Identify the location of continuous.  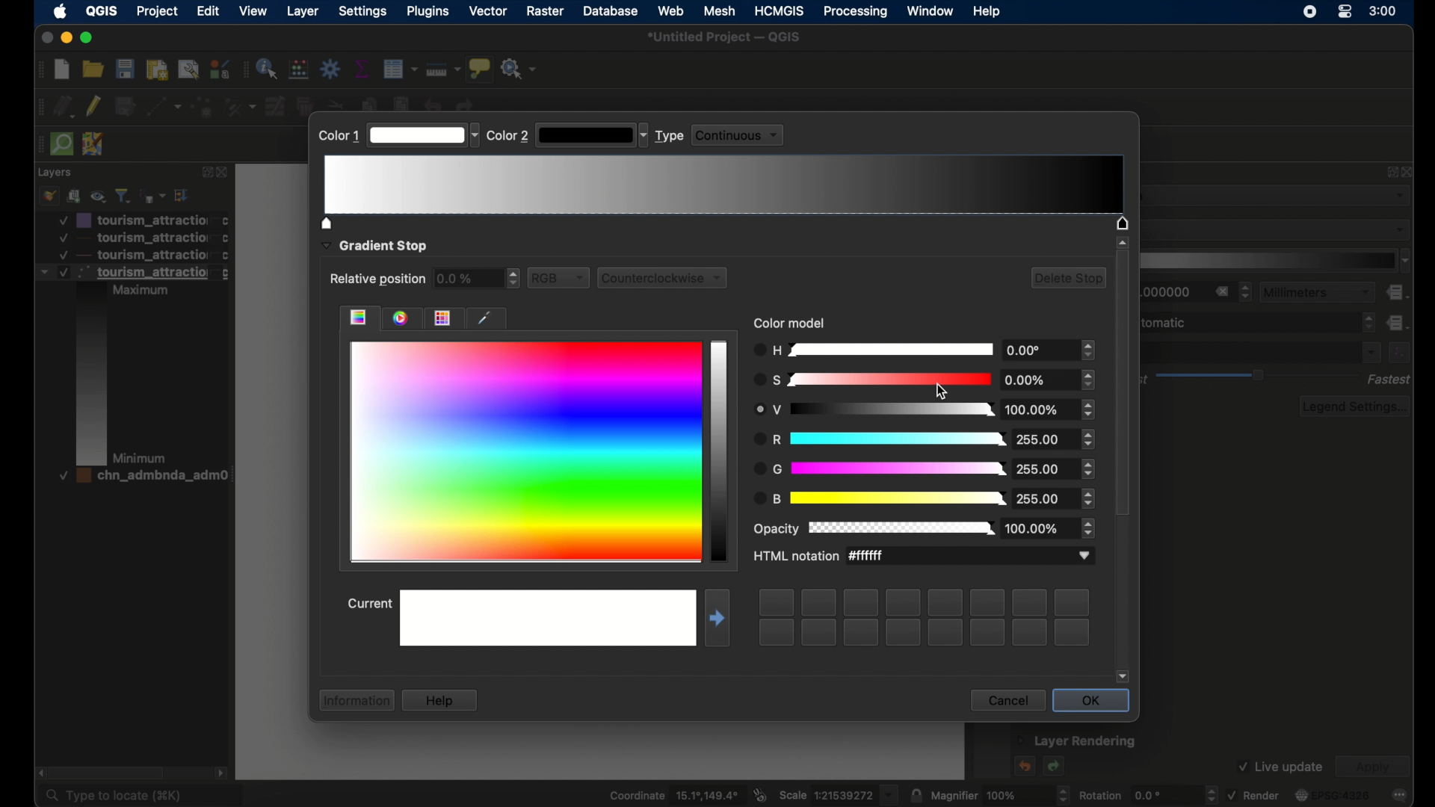
(741, 134).